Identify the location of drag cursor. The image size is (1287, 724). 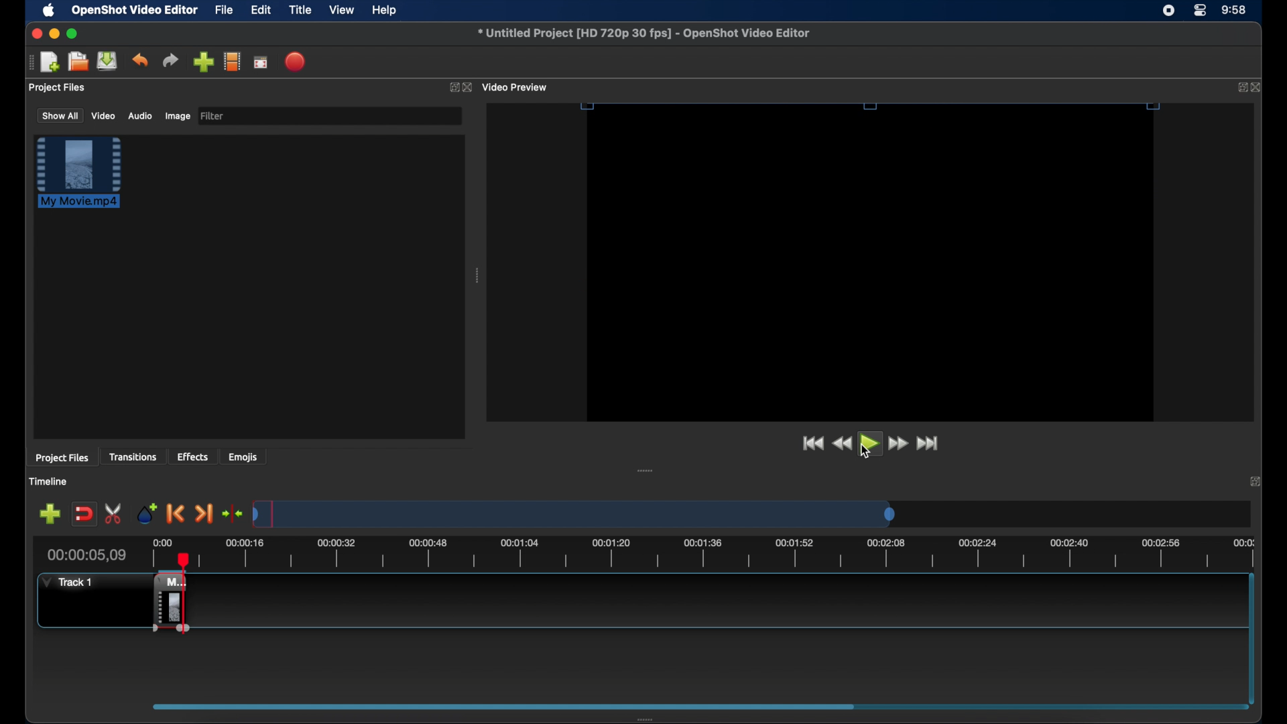
(158, 601).